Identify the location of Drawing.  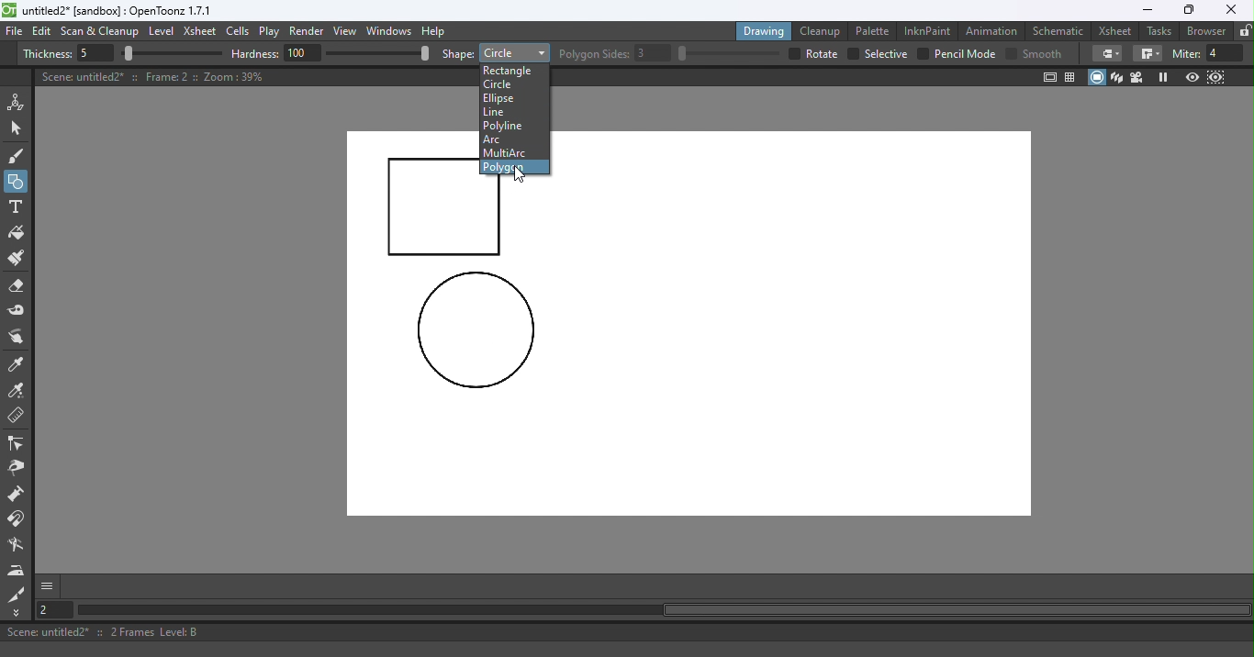
(766, 30).